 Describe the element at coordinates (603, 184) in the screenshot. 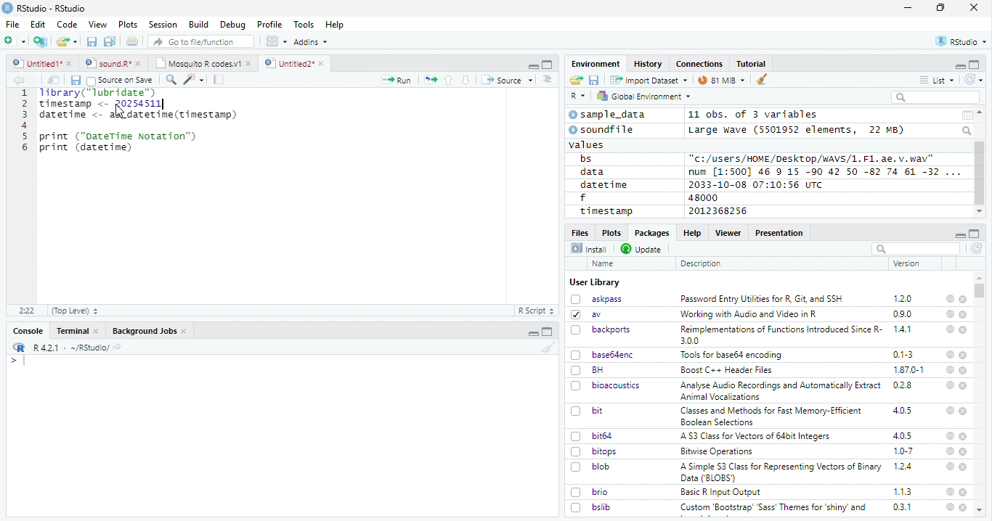

I see `datetime` at that location.